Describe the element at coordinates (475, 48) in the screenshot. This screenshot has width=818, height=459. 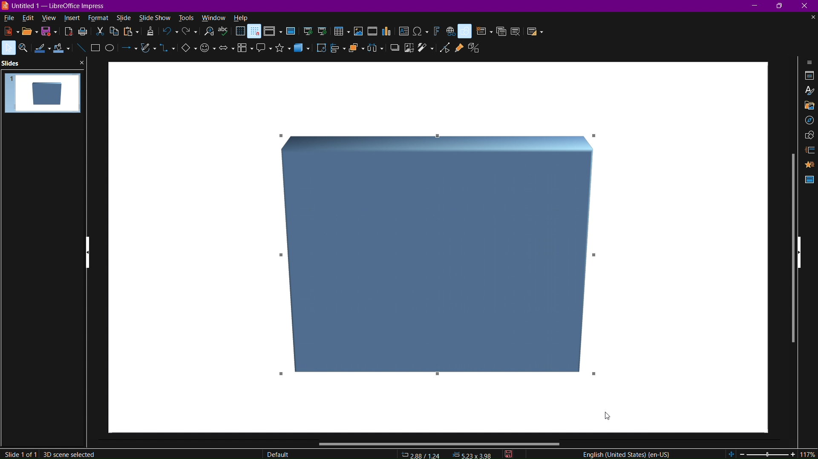
I see `Toggle Extrusion` at that location.